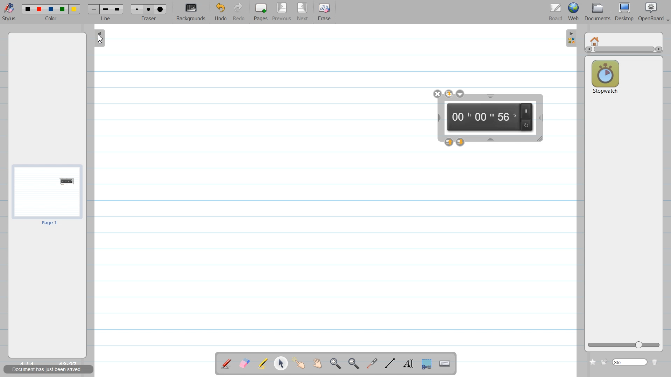 This screenshot has width=671, height=377. I want to click on Annotate a Document , so click(226, 363).